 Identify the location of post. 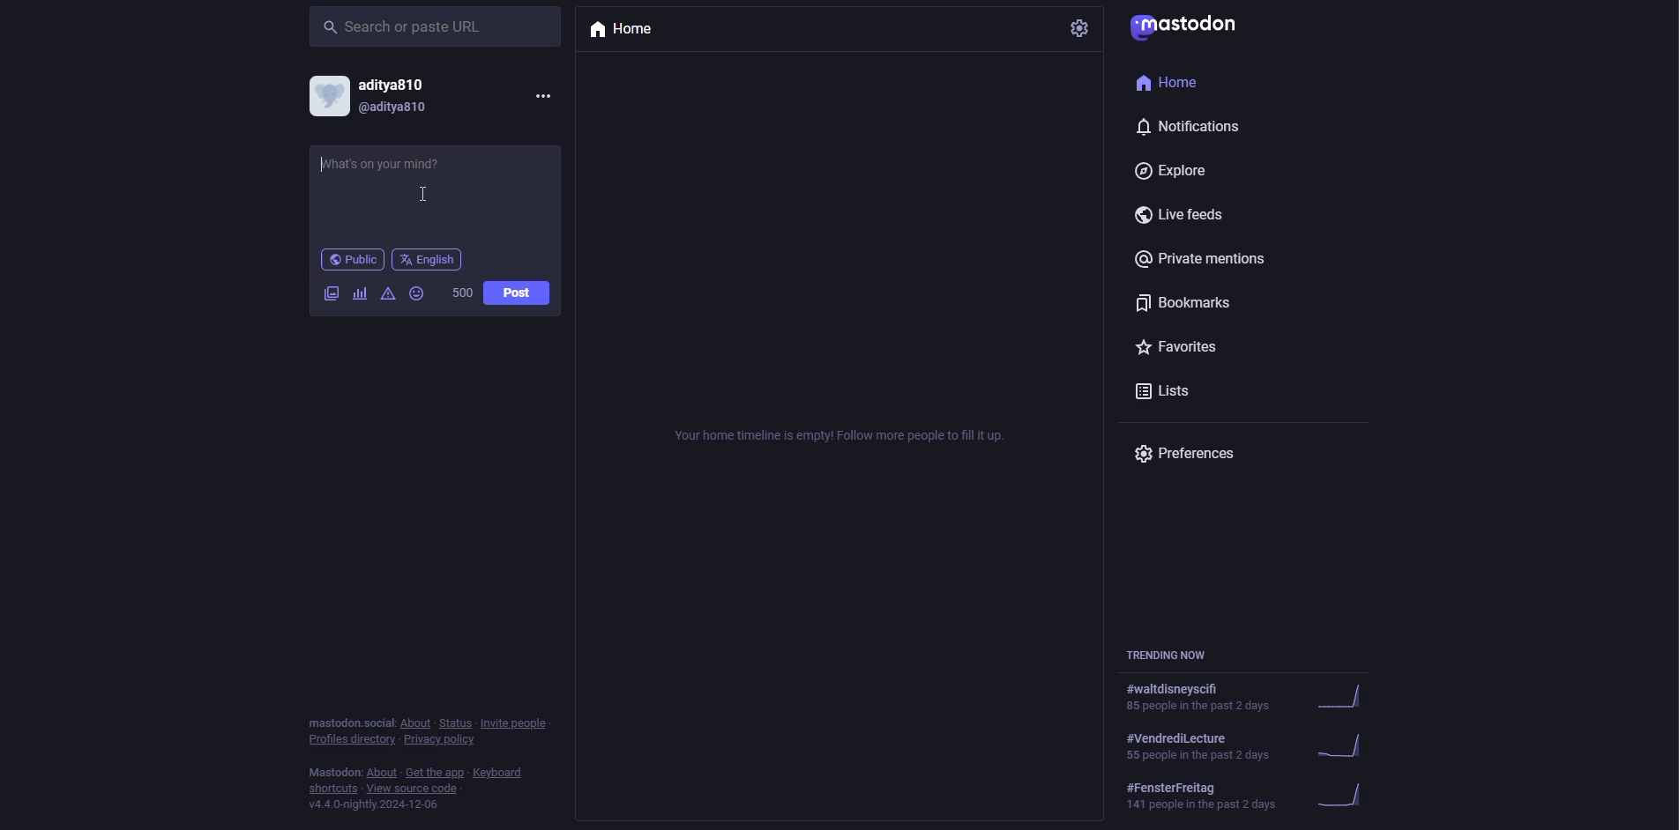
(516, 293).